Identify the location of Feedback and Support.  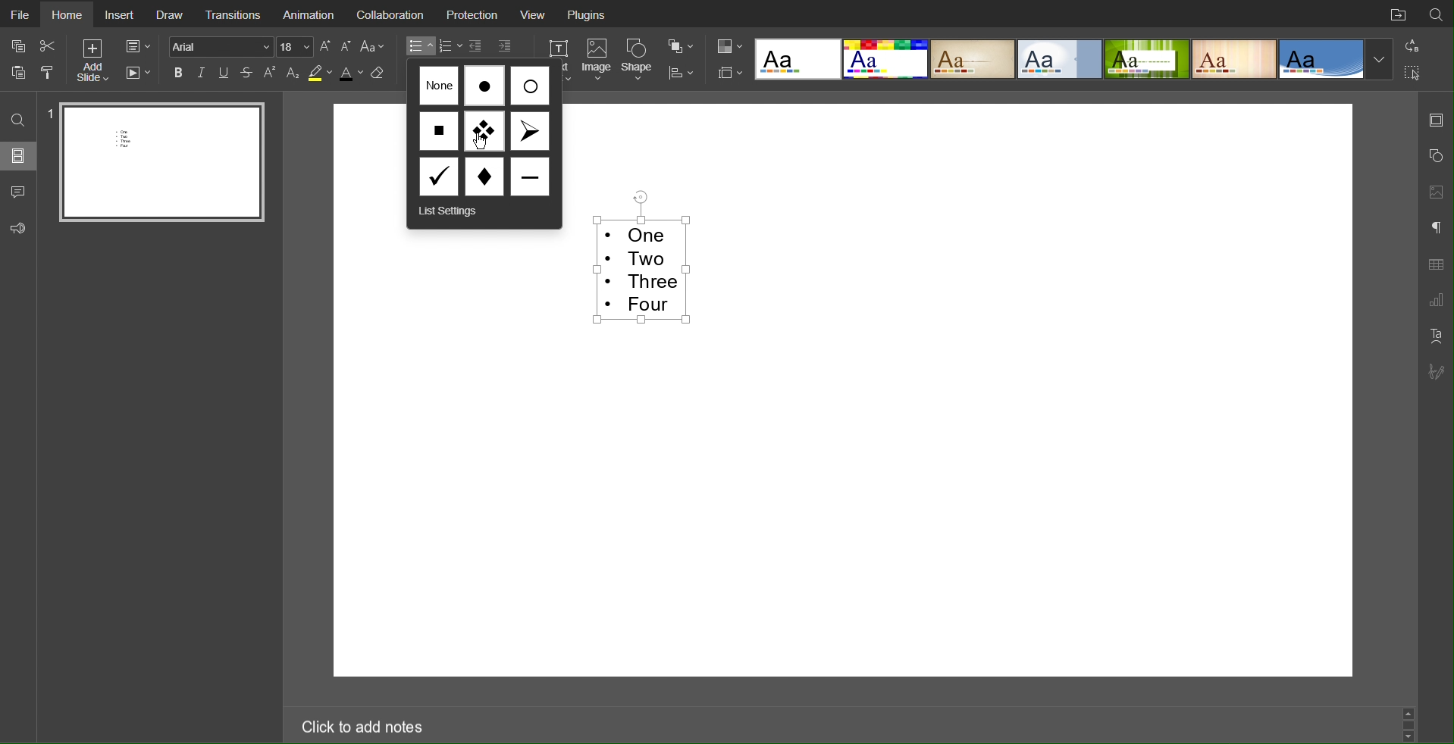
(19, 227).